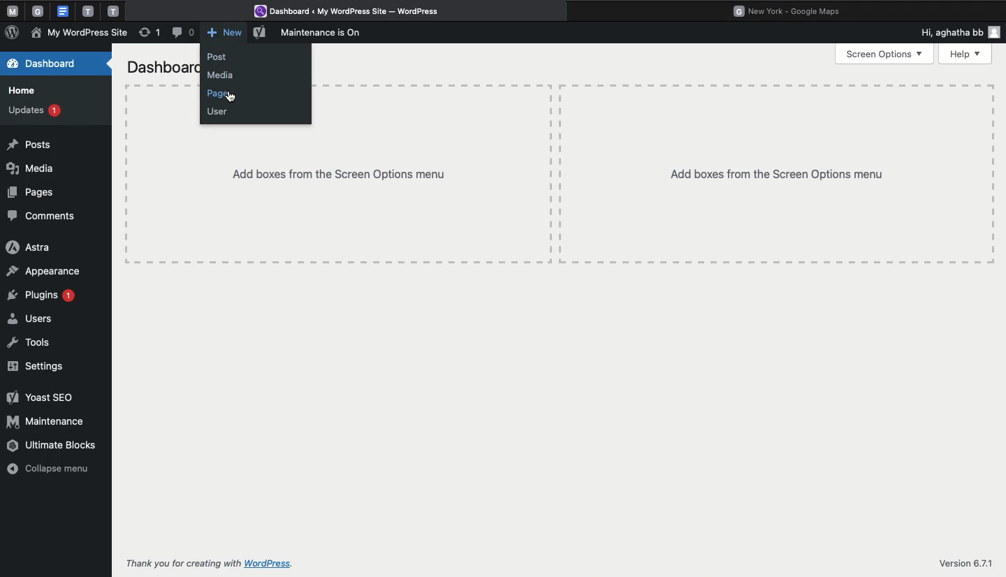 This screenshot has width=1006, height=577. What do you see at coordinates (335, 196) in the screenshot?
I see `add boxes from the screen option menu` at bounding box center [335, 196].